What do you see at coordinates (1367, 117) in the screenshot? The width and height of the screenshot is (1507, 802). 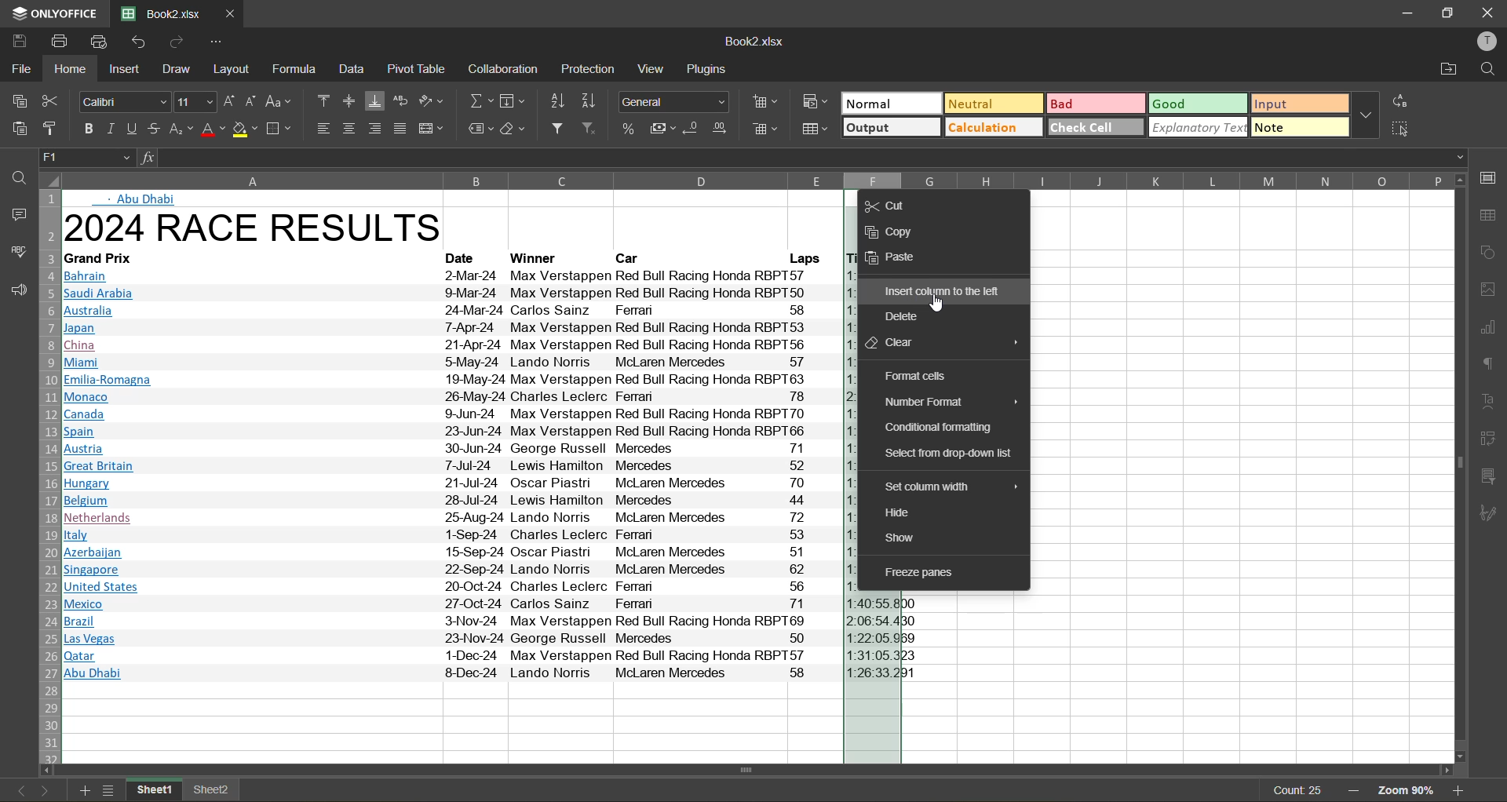 I see `more options` at bounding box center [1367, 117].